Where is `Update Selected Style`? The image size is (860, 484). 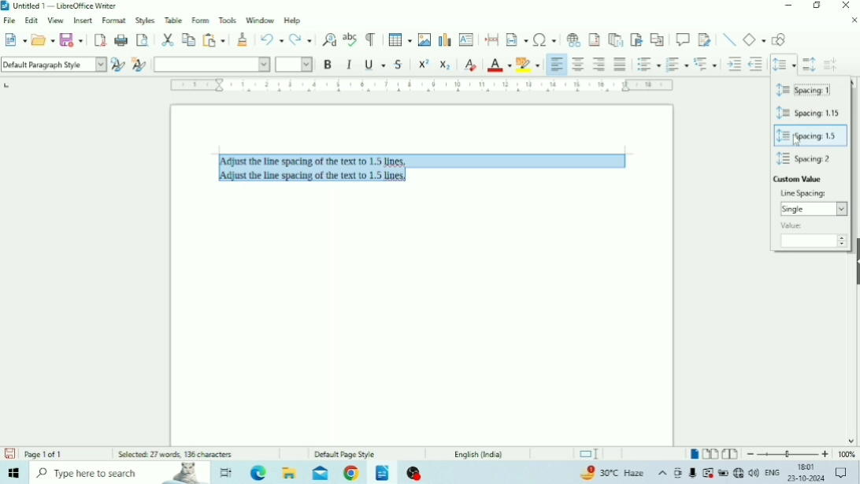
Update Selected Style is located at coordinates (117, 63).